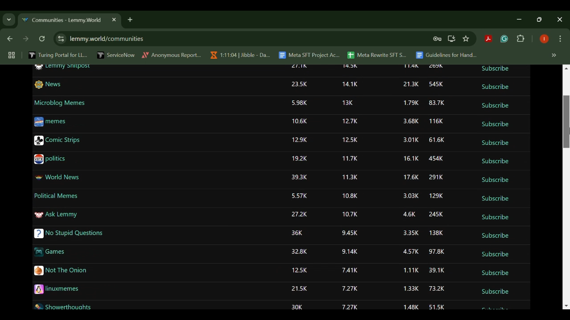 Image resolution: width=570 pixels, height=320 pixels. I want to click on 27.2K, so click(298, 215).